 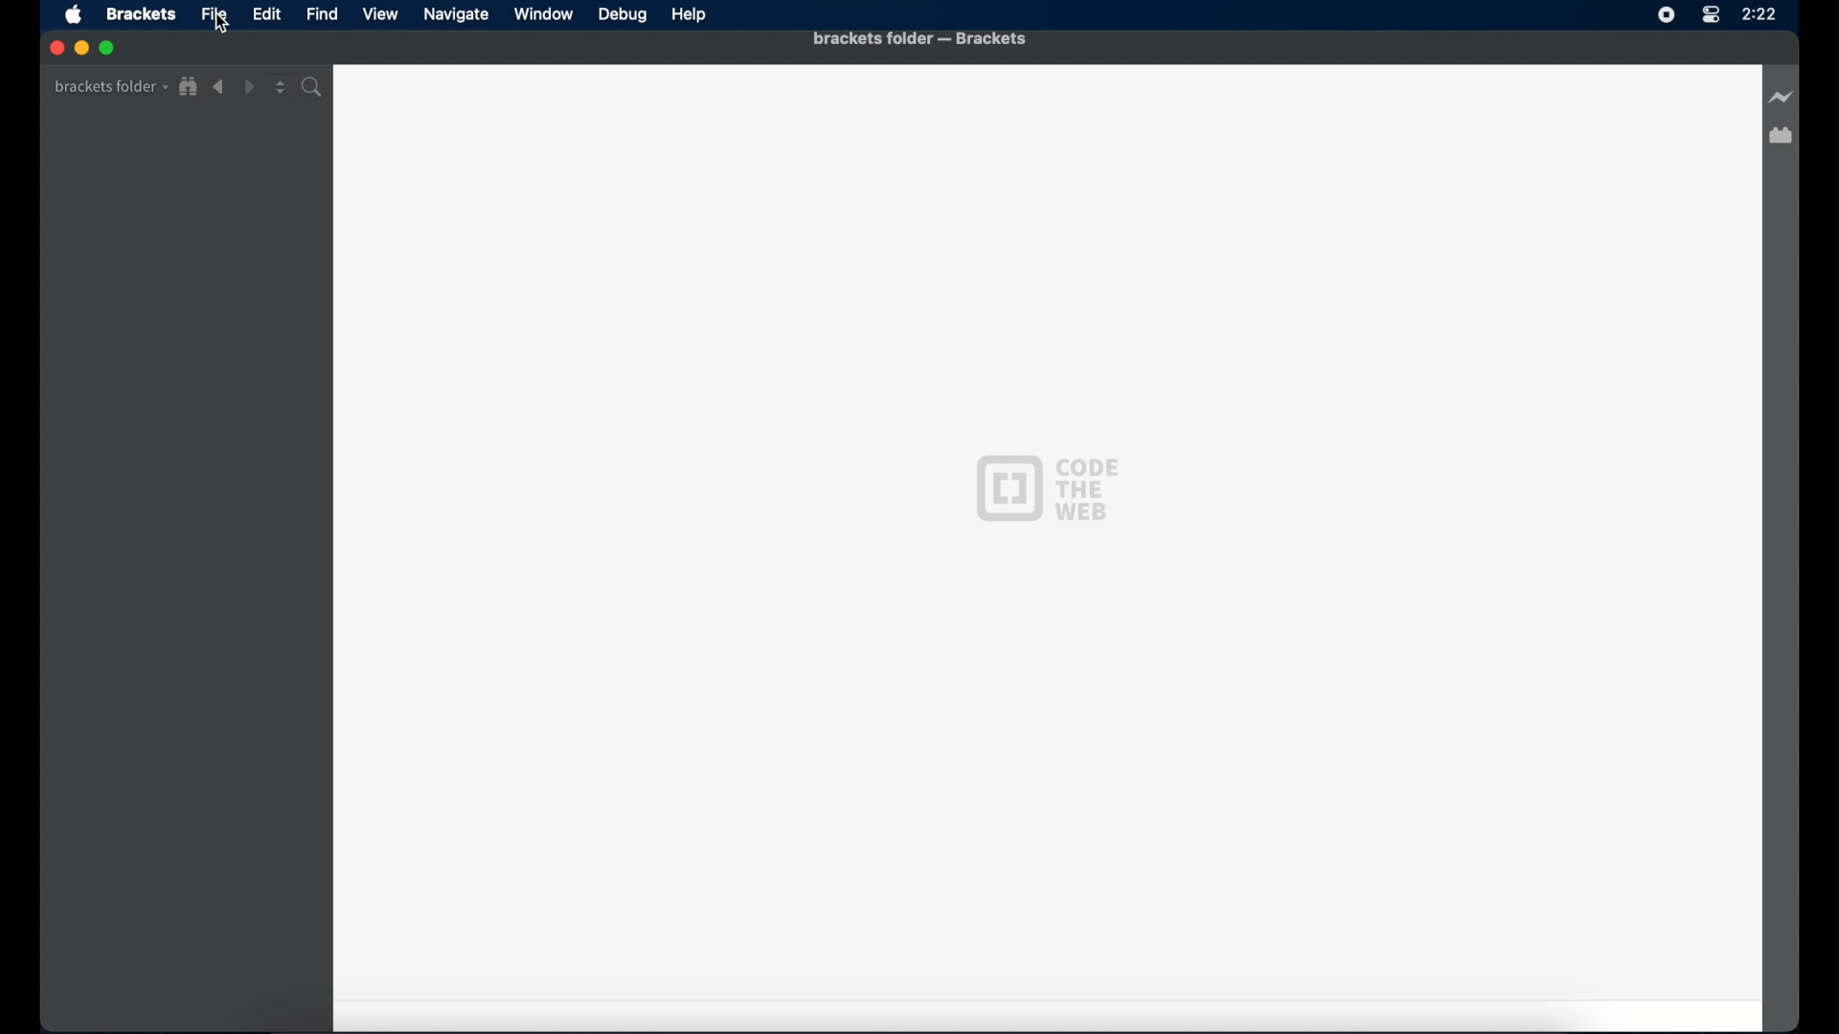 I want to click on minimize, so click(x=81, y=47).